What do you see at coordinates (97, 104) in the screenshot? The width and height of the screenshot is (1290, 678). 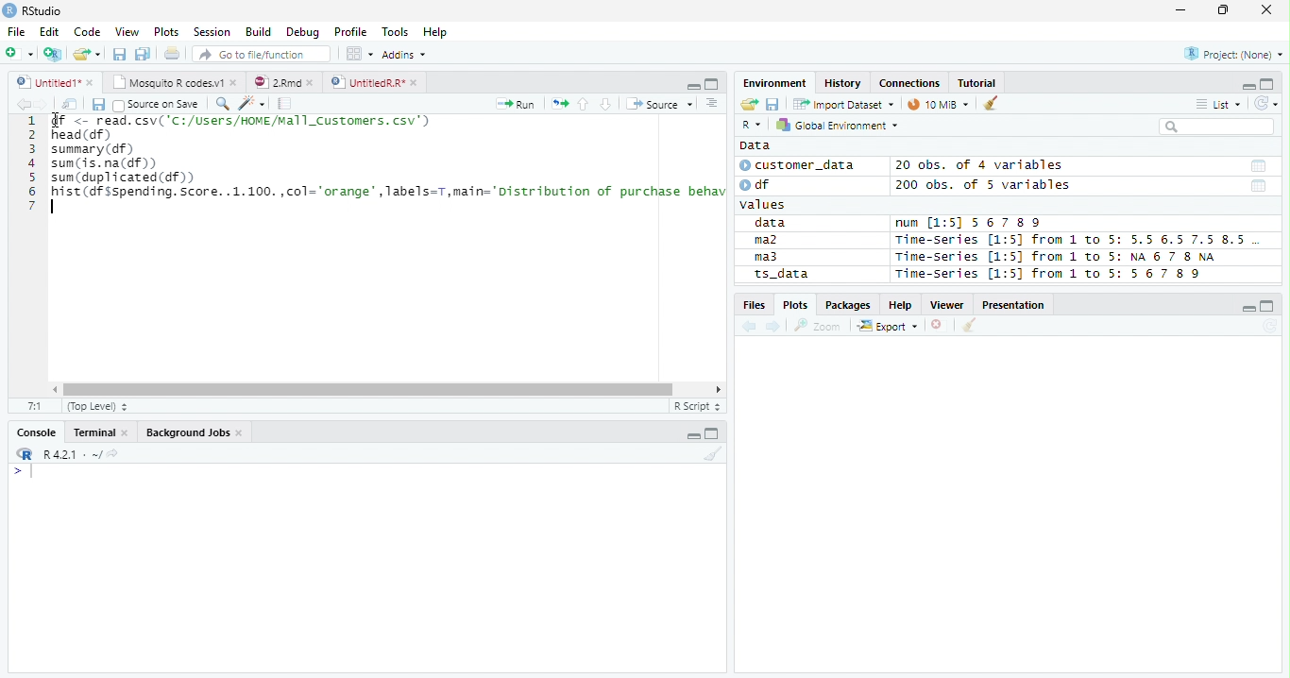 I see `Save` at bounding box center [97, 104].